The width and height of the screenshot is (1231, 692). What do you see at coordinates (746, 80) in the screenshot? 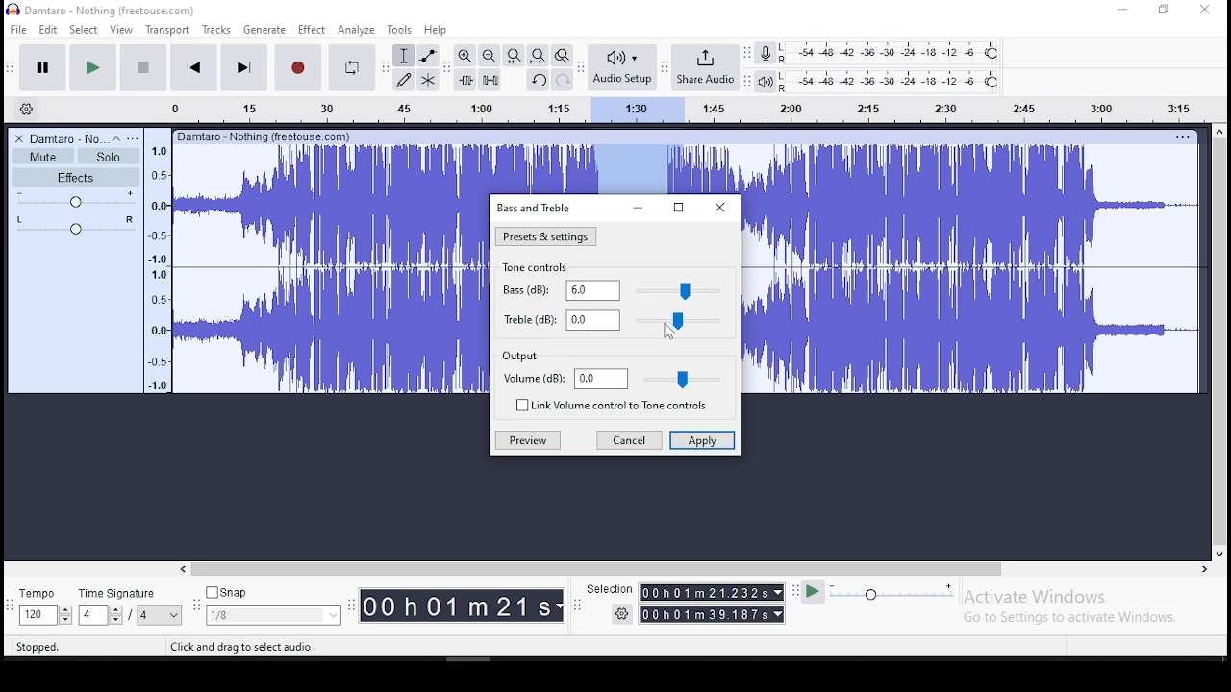
I see `` at bounding box center [746, 80].